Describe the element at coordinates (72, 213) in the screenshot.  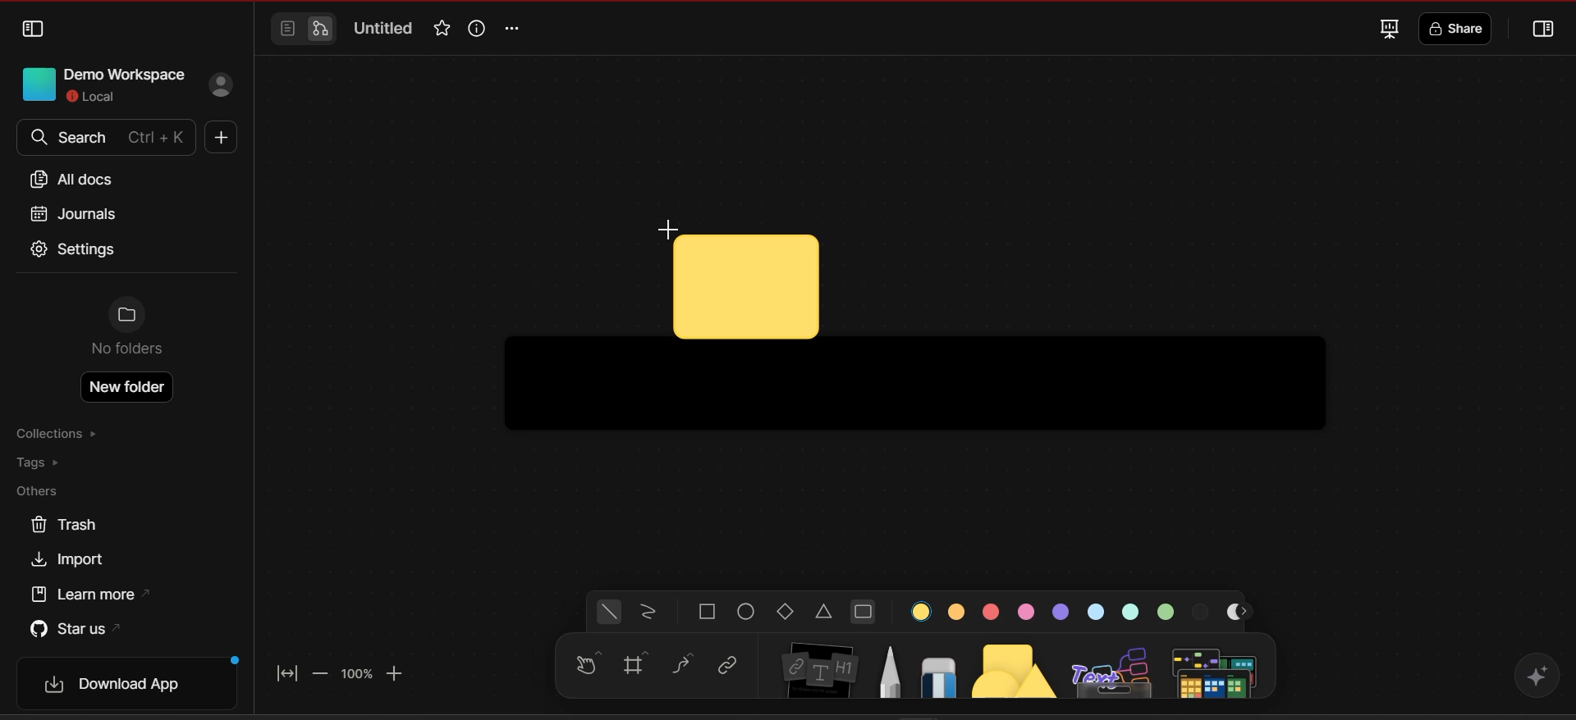
I see `journals` at that location.